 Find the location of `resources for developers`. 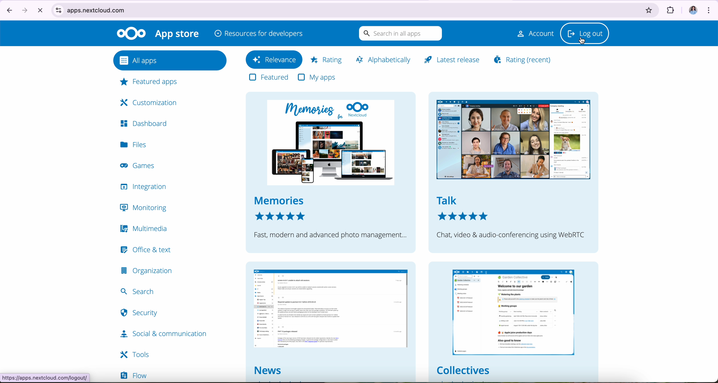

resources for developers is located at coordinates (259, 34).